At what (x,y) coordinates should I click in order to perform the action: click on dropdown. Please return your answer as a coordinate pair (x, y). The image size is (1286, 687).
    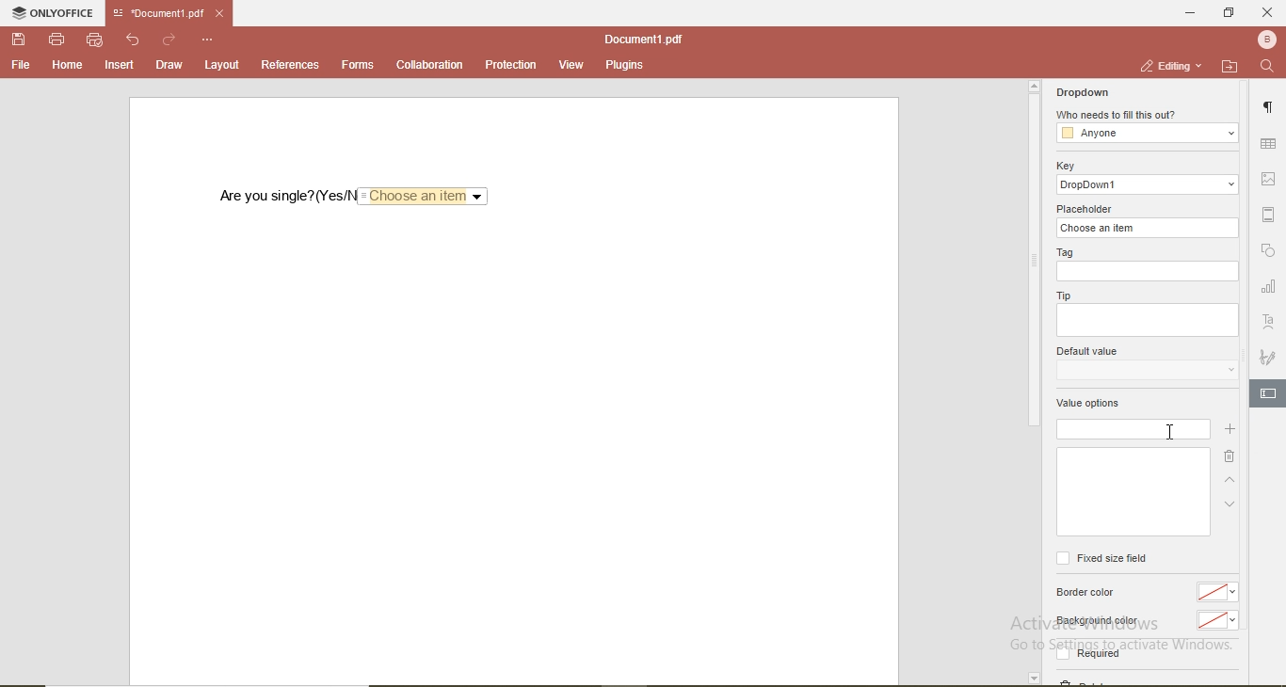
    Looking at the image, I should click on (1084, 93).